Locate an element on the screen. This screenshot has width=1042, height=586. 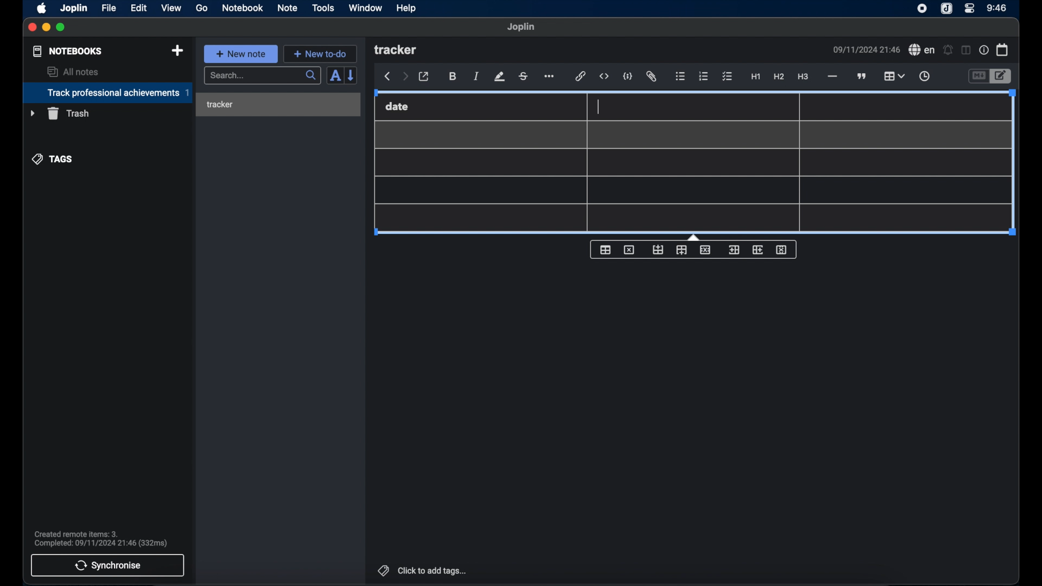
search bar is located at coordinates (262, 76).